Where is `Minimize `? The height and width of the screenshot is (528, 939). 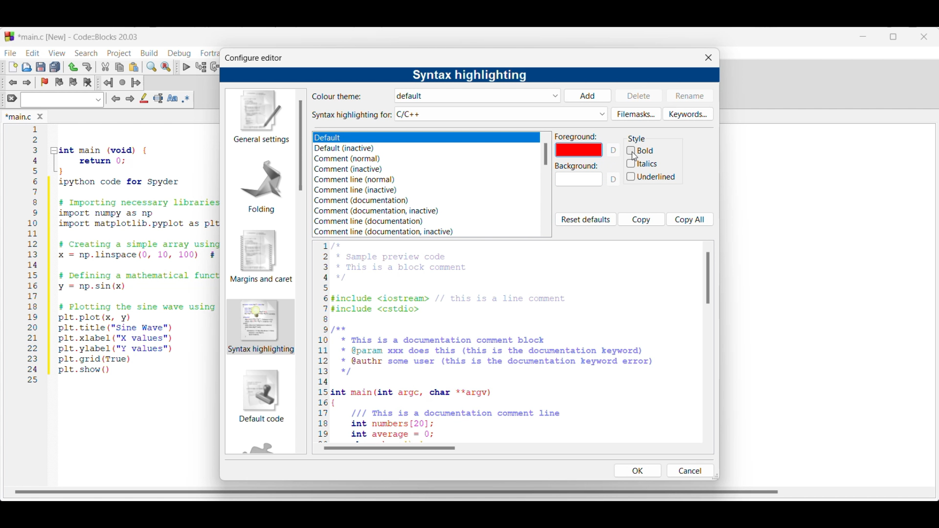 Minimize  is located at coordinates (863, 37).